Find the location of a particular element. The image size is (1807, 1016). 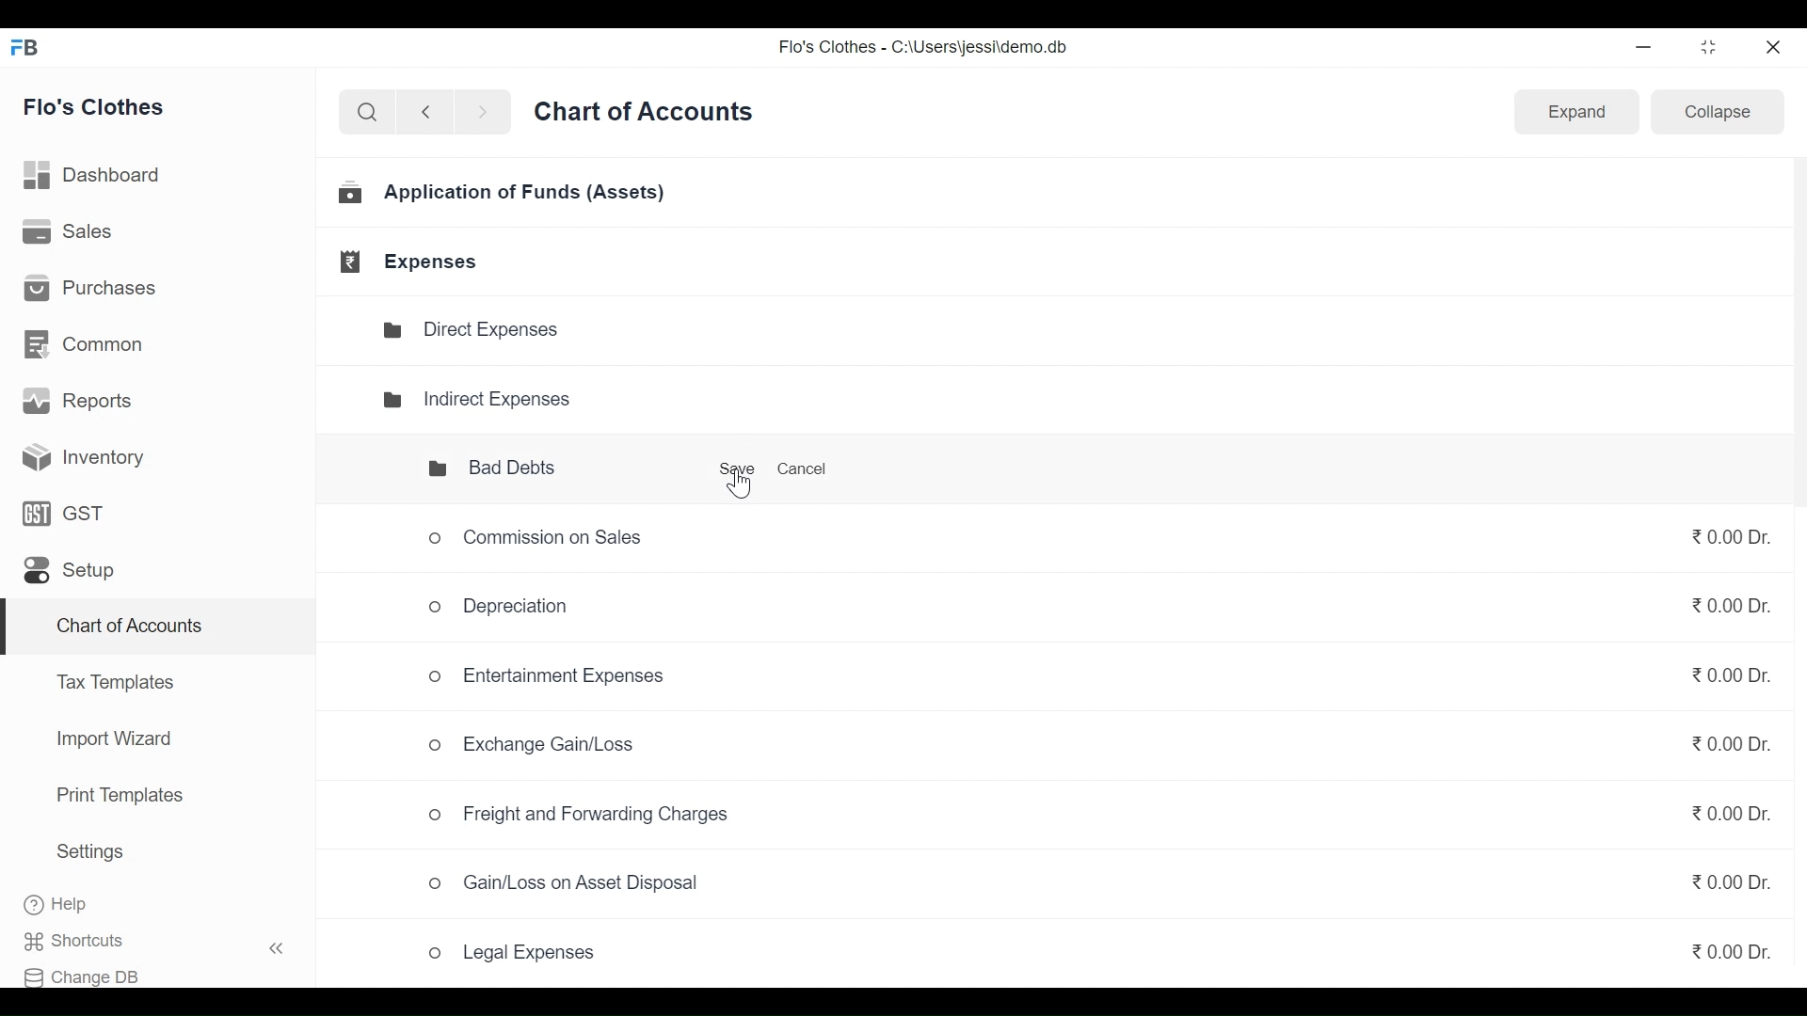

Reports is located at coordinates (81, 405).